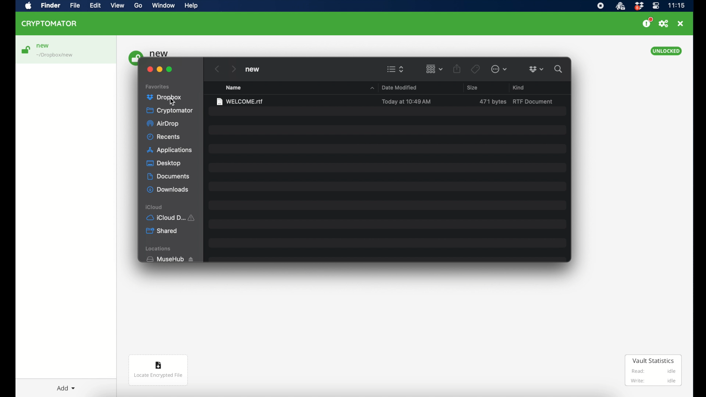  What do you see at coordinates (150, 69) in the screenshot?
I see `close` at bounding box center [150, 69].